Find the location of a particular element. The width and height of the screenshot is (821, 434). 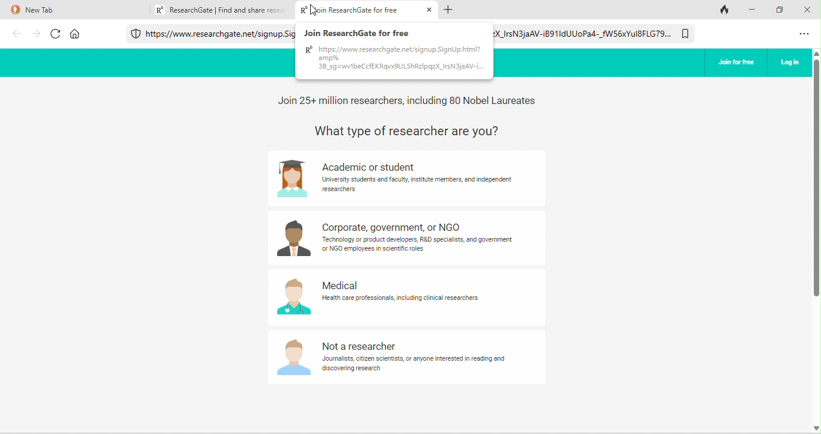

vertical scroll bar is located at coordinates (816, 179).